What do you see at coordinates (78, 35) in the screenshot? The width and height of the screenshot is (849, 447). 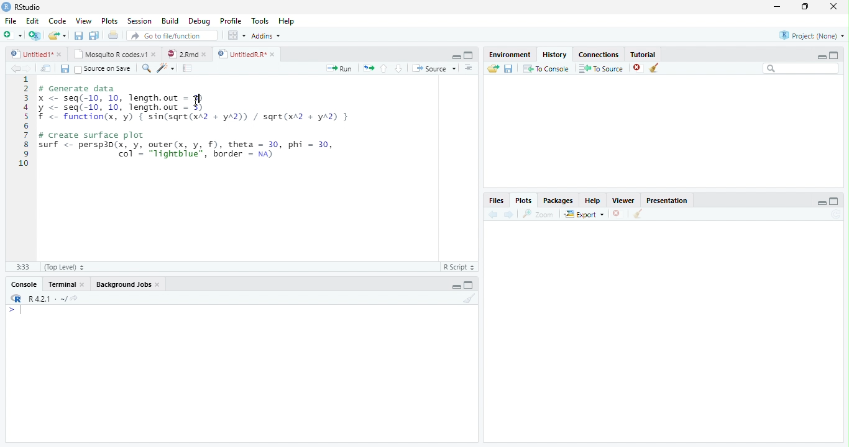 I see `Save current document` at bounding box center [78, 35].